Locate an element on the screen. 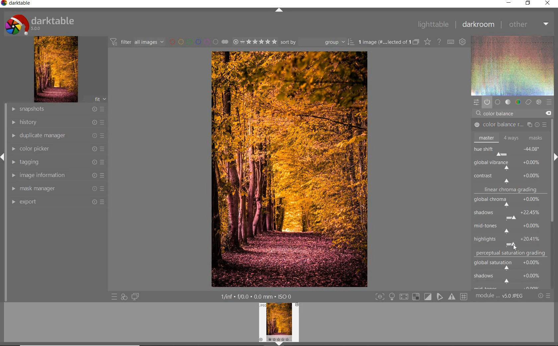  show global preference is located at coordinates (463, 42).